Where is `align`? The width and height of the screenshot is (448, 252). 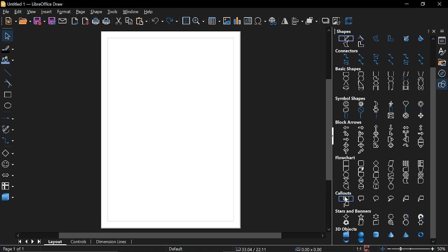 align is located at coordinates (297, 21).